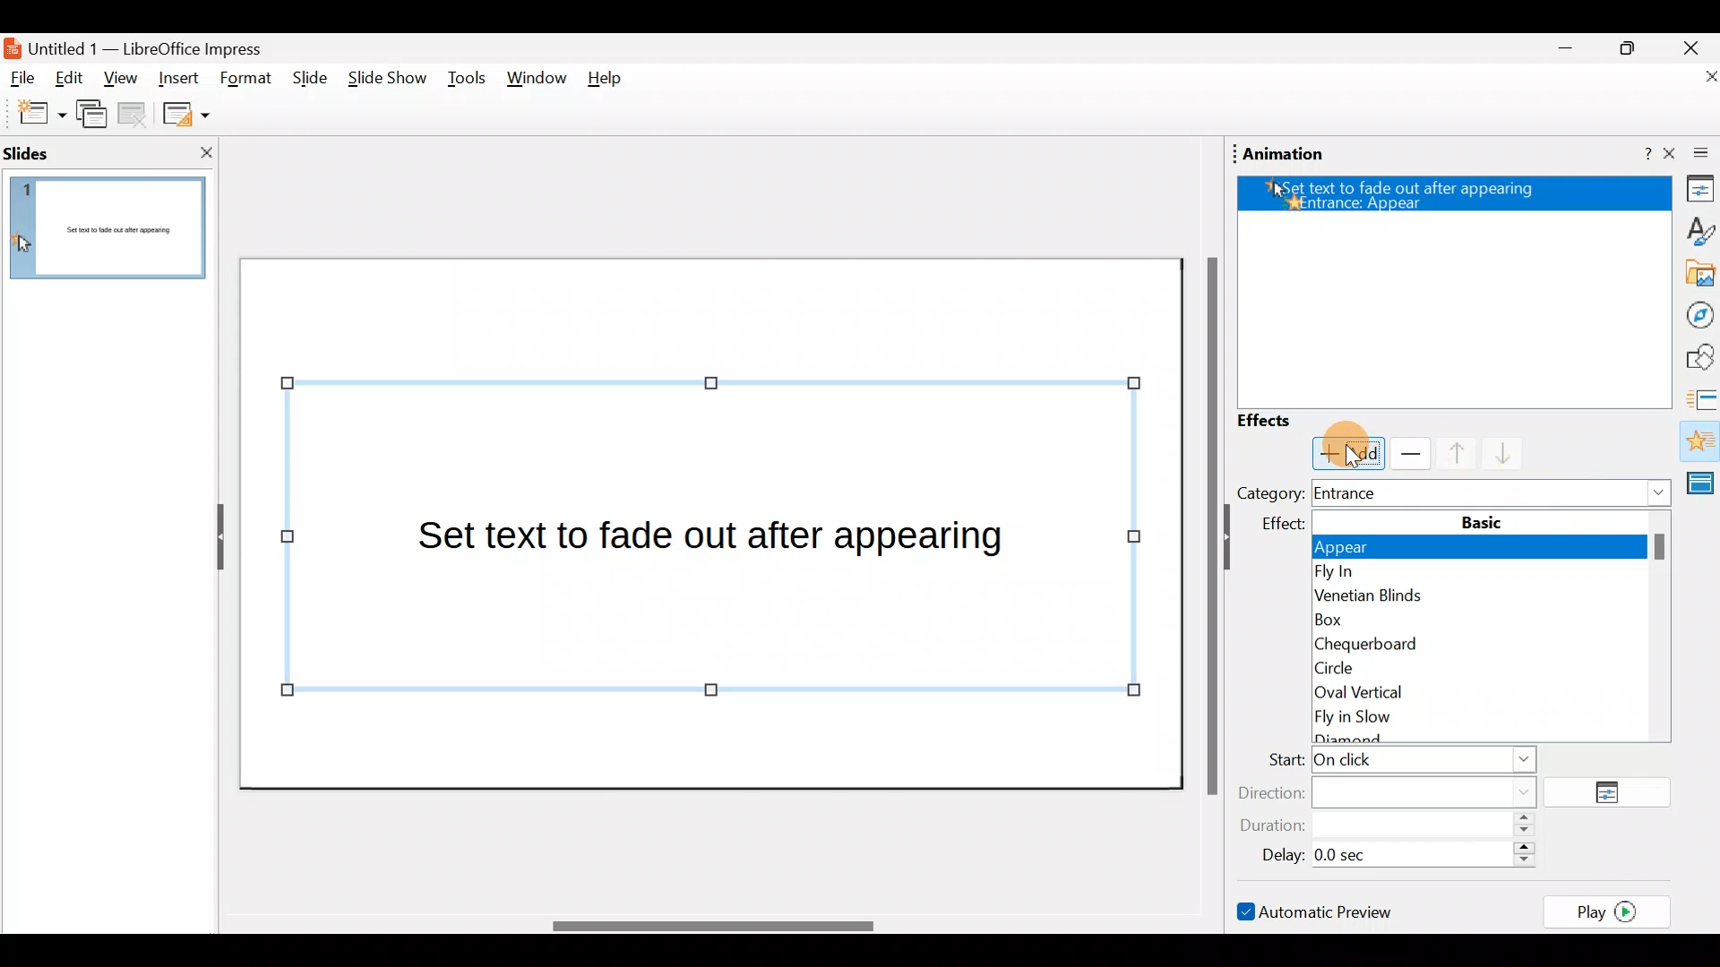 This screenshot has height=967, width=1720. What do you see at coordinates (1285, 154) in the screenshot?
I see `Animation` at bounding box center [1285, 154].